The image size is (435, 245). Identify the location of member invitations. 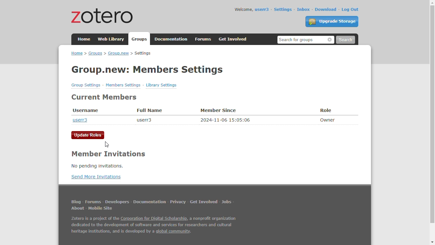
(108, 154).